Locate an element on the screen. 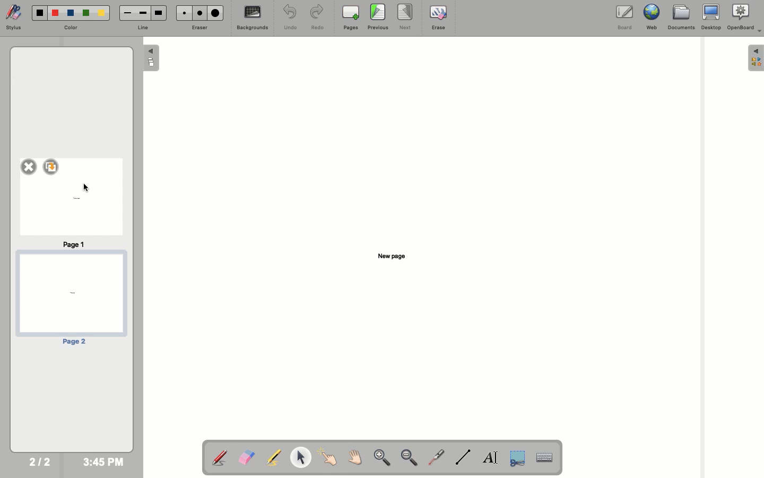  Zoom in is located at coordinates (382, 458).